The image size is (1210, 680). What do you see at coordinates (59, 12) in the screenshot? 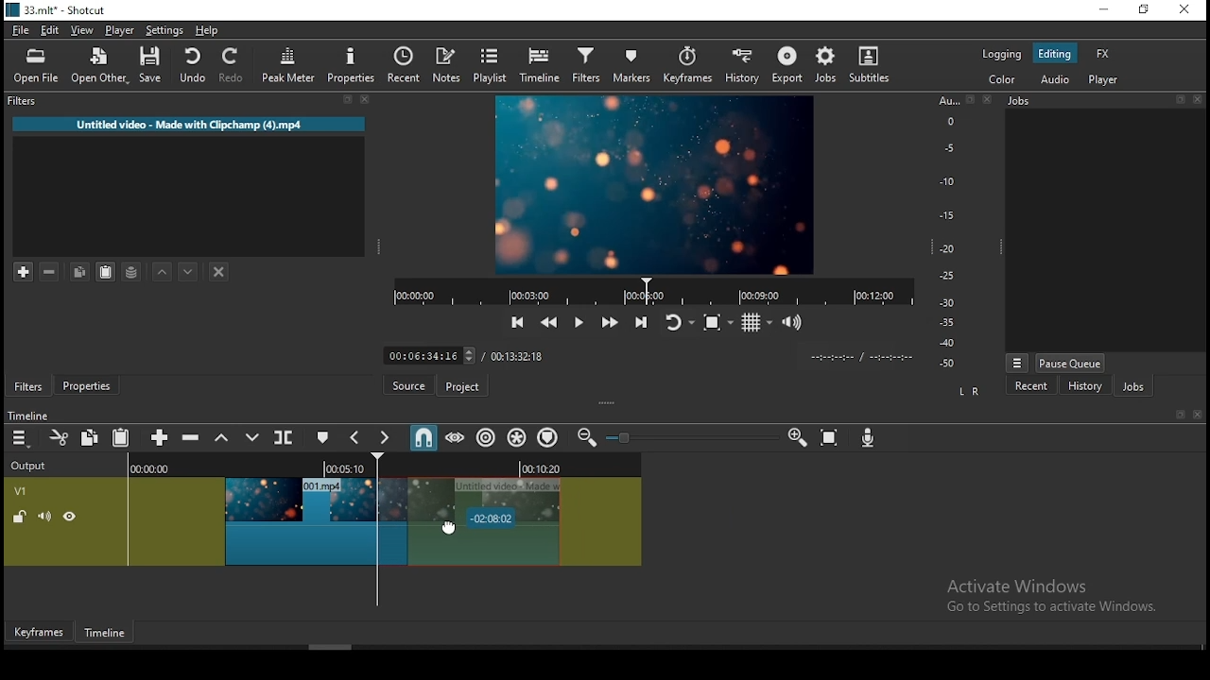
I see `icon and file name` at bounding box center [59, 12].